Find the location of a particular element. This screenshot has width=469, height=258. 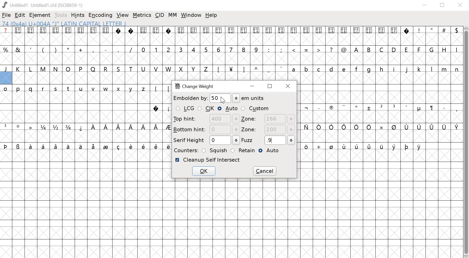

RETAIN is located at coordinates (243, 150).